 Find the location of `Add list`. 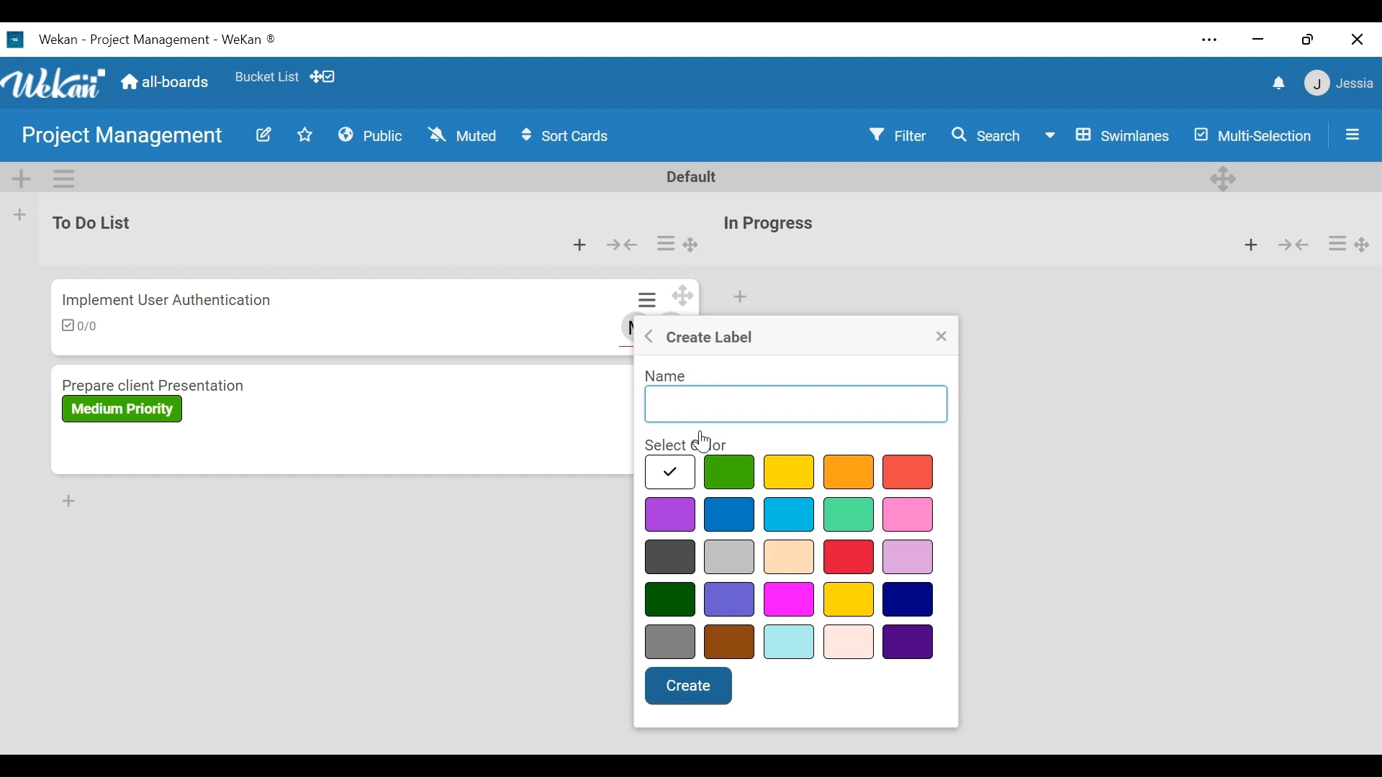

Add list is located at coordinates (20, 214).